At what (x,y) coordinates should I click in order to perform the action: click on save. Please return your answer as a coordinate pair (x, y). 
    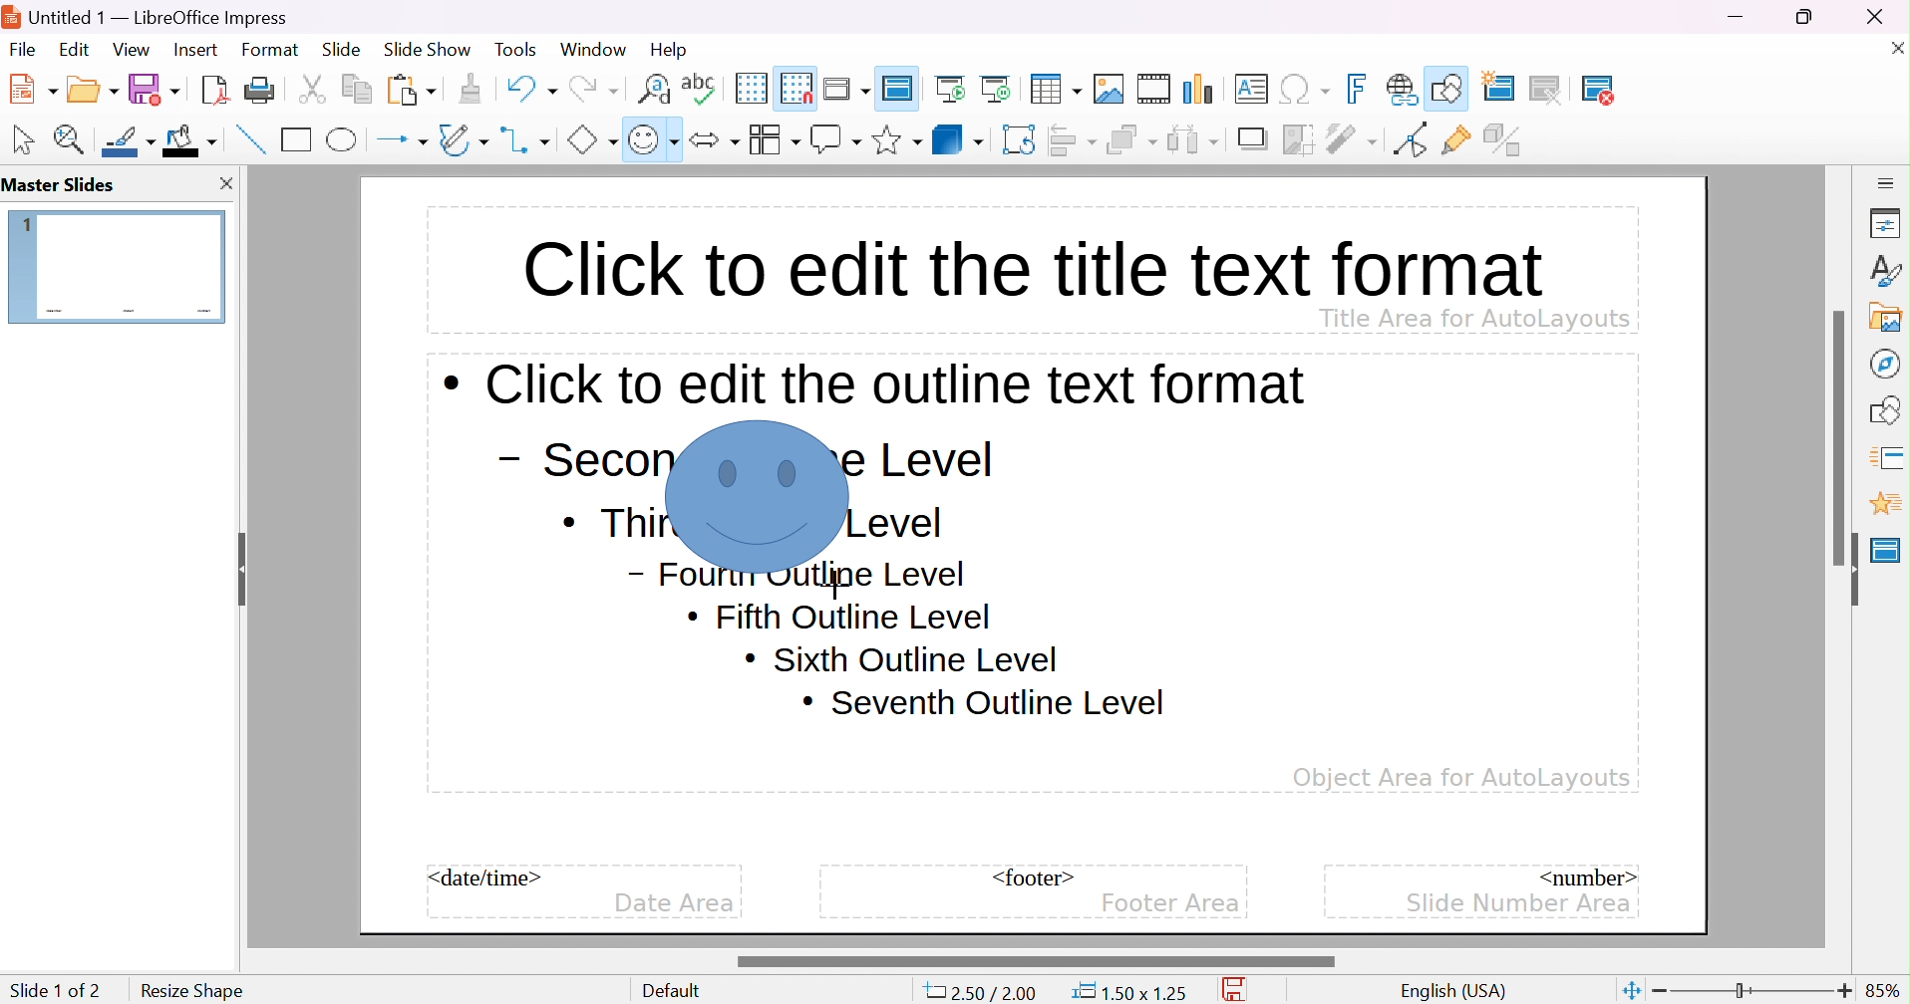
    Looking at the image, I should click on (155, 89).